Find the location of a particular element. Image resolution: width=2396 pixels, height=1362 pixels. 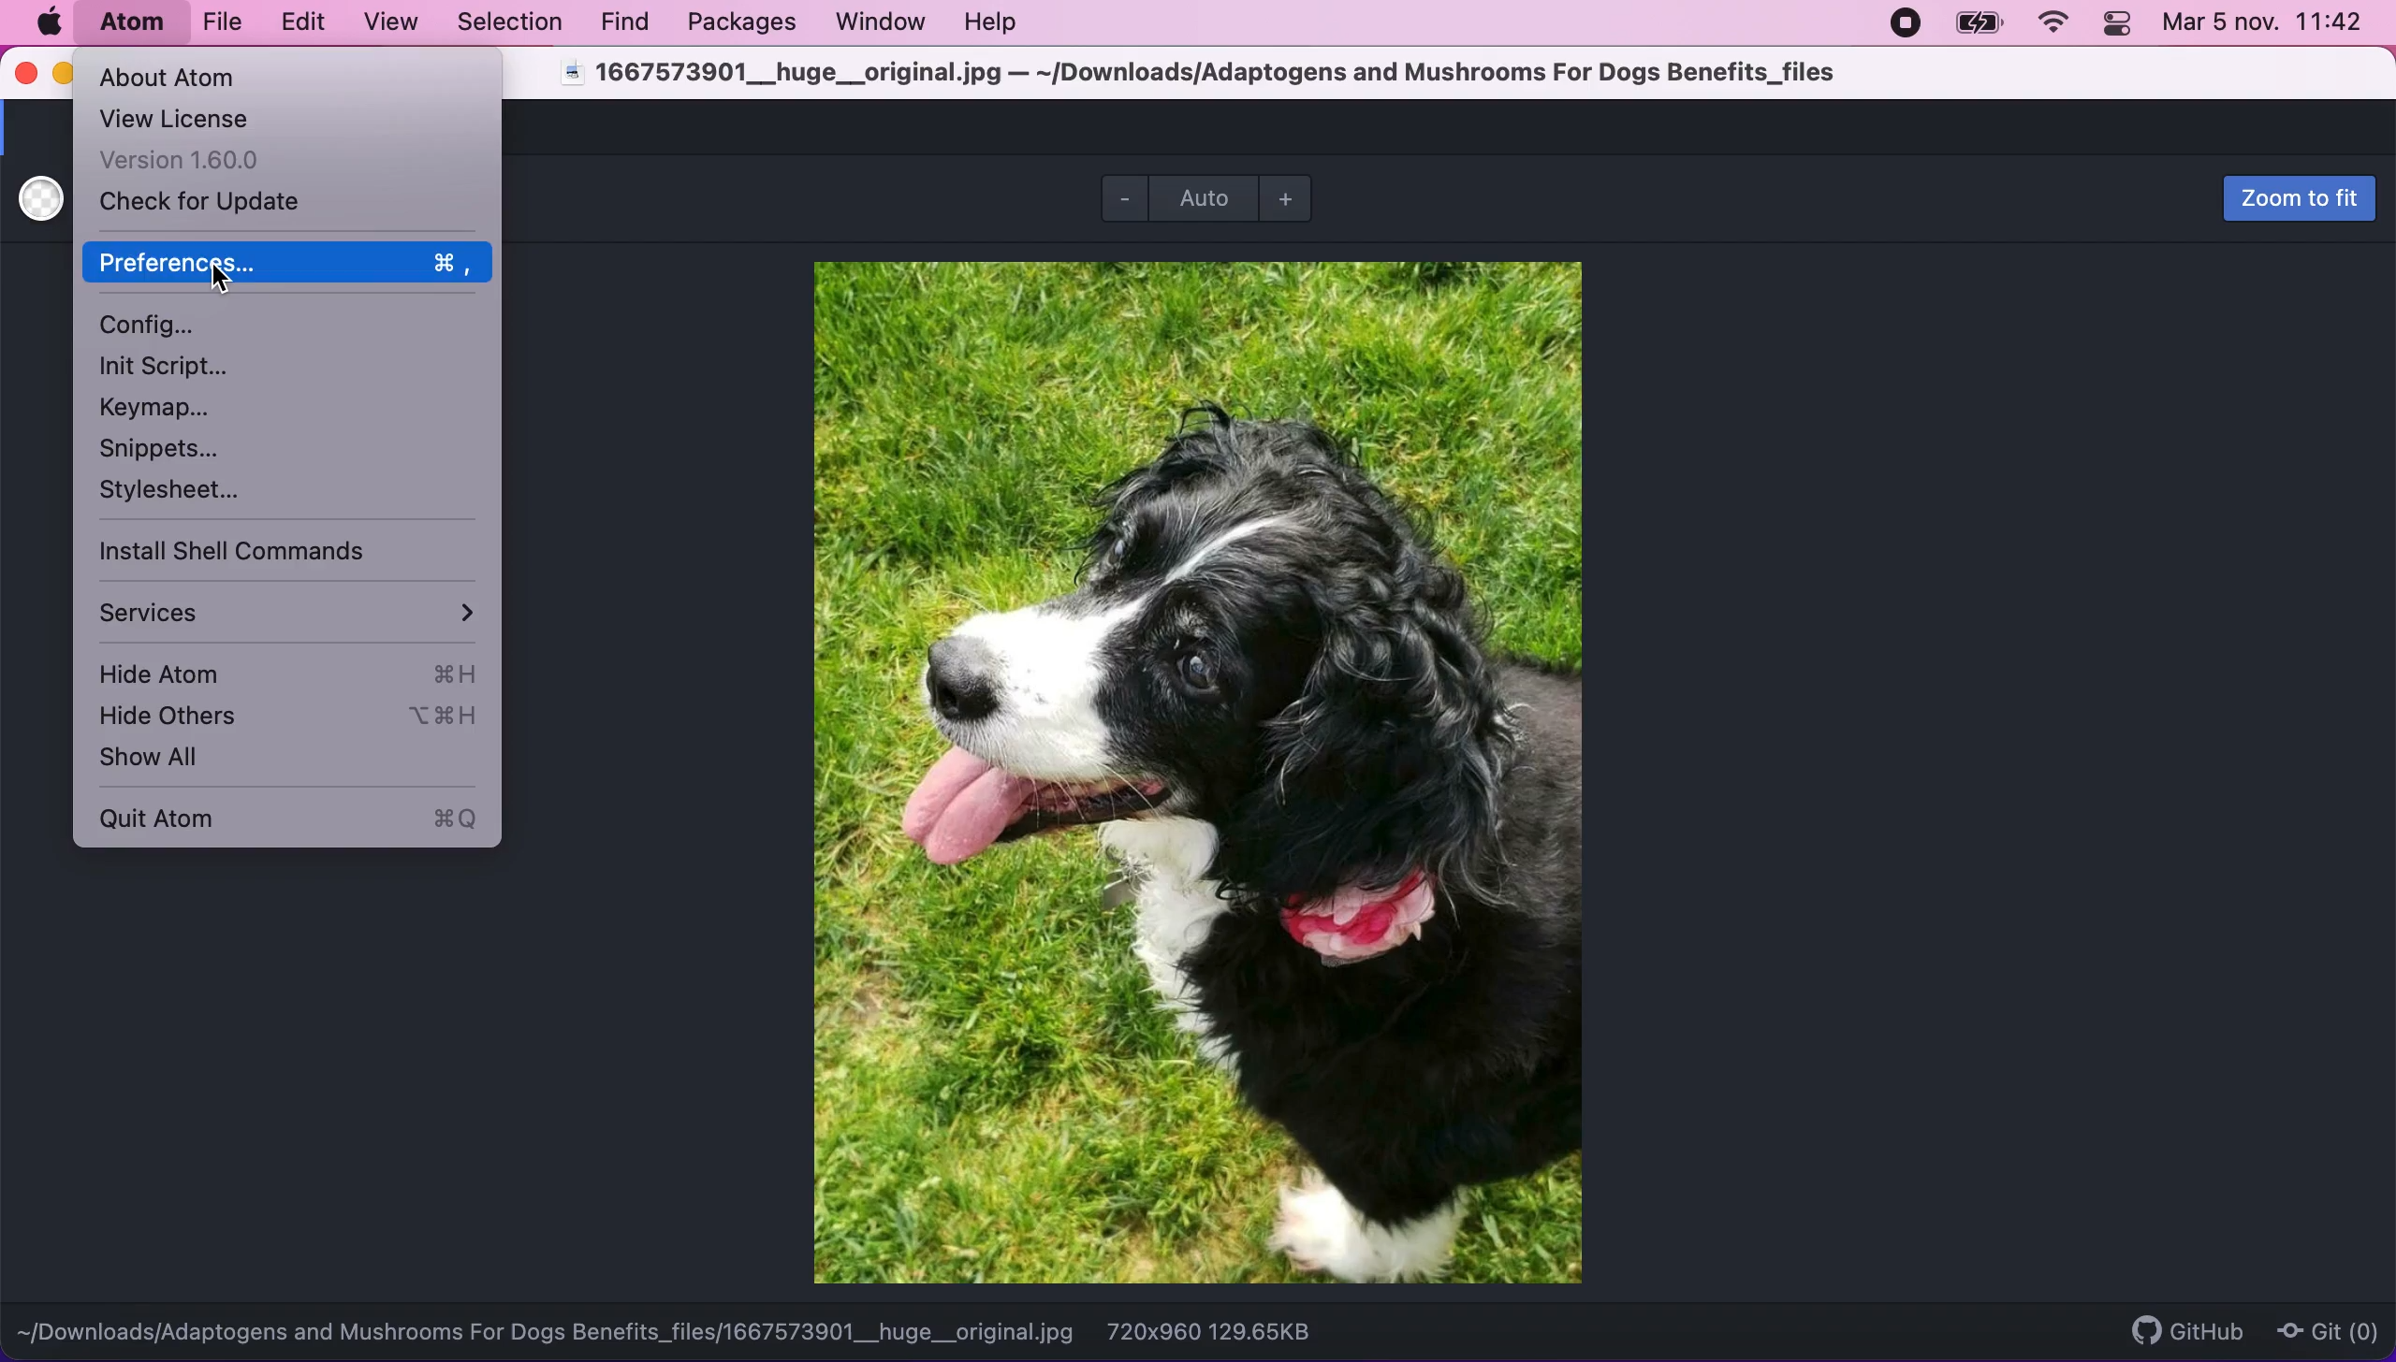

view is located at coordinates (387, 24).